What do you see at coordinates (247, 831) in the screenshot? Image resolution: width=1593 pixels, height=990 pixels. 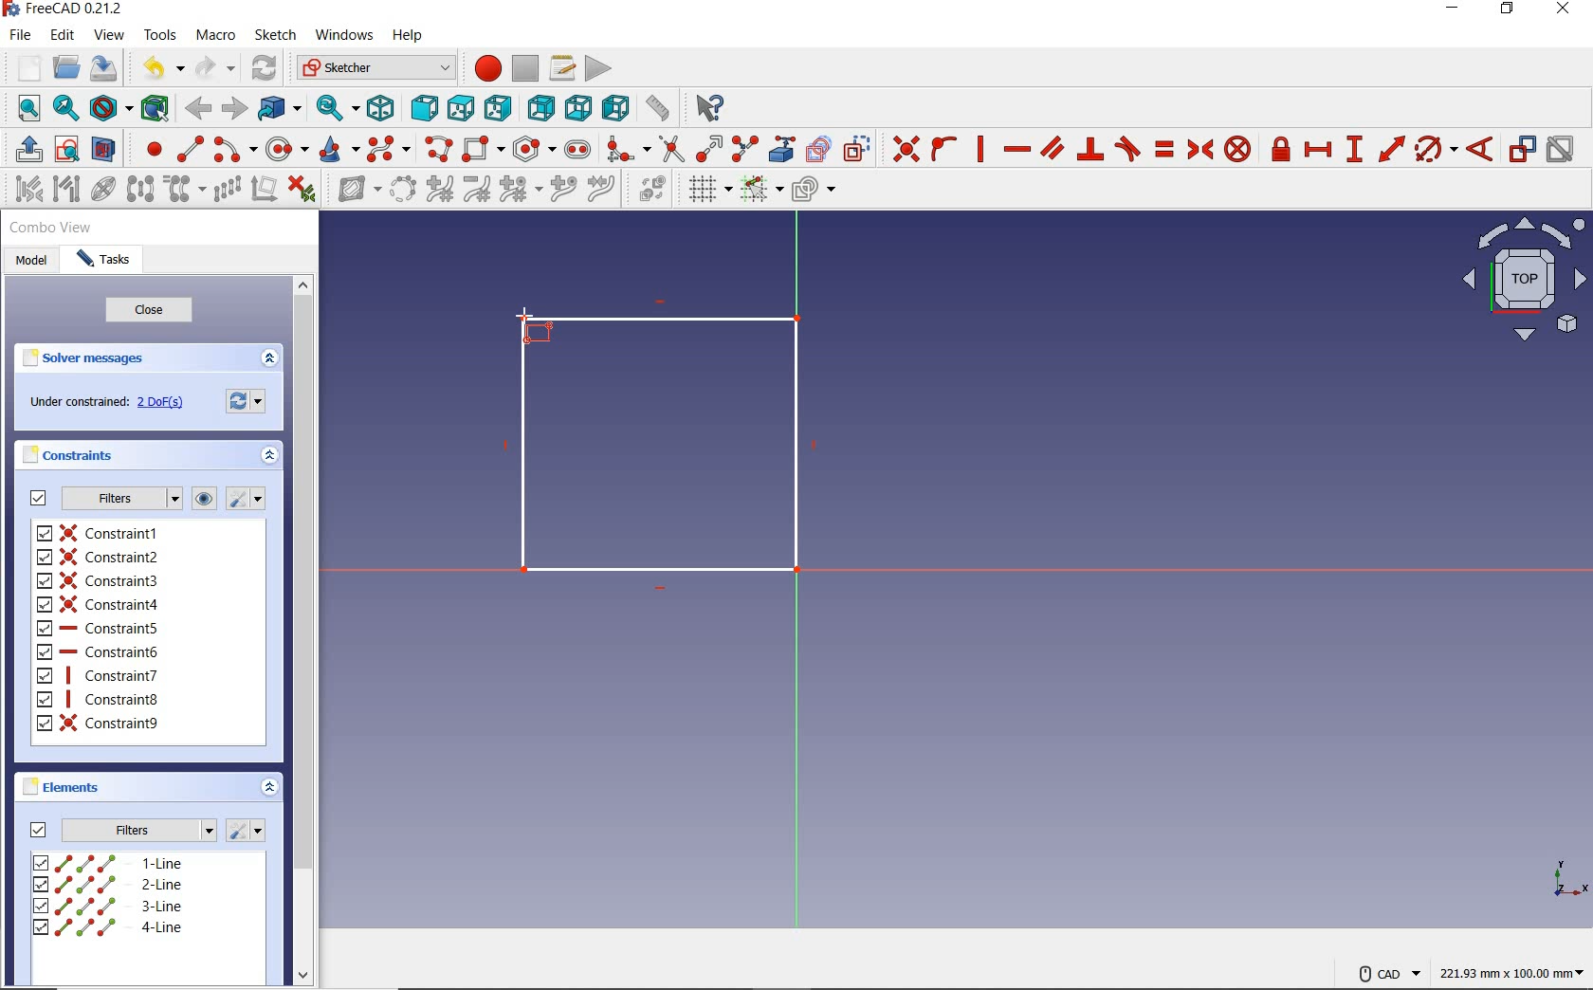 I see `settings` at bounding box center [247, 831].